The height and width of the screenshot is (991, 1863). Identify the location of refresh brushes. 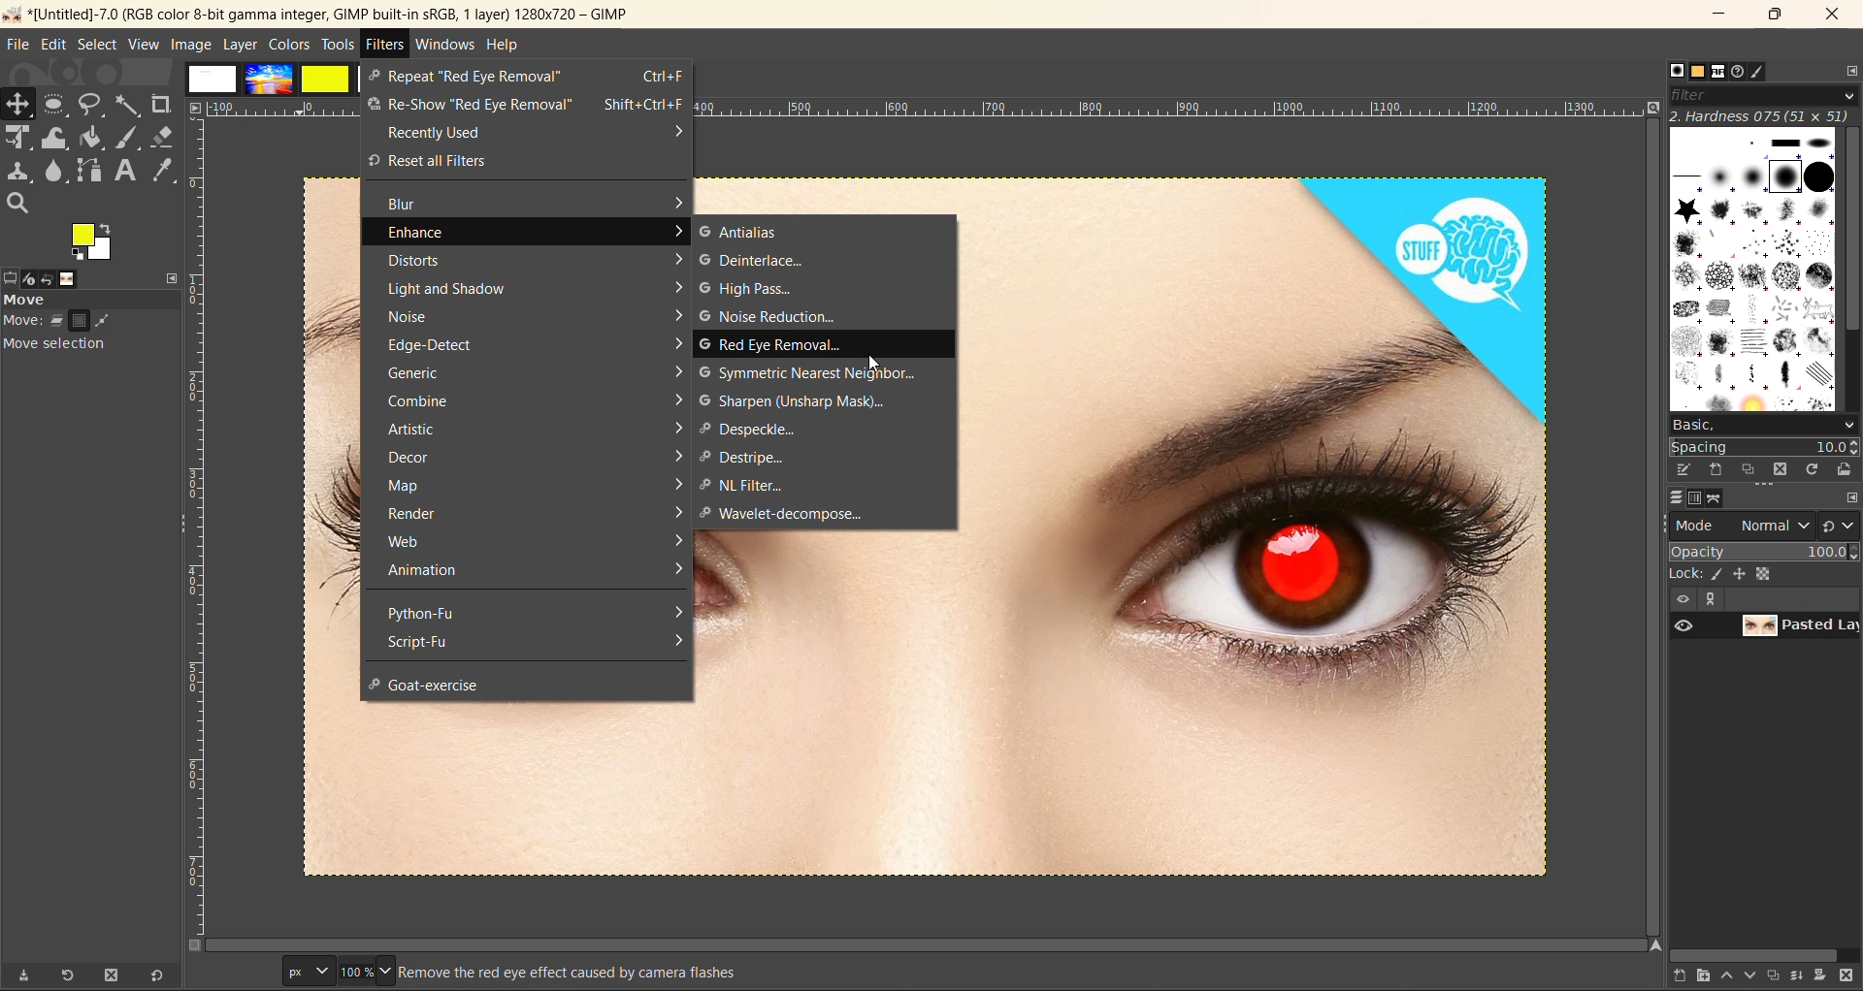
(1812, 471).